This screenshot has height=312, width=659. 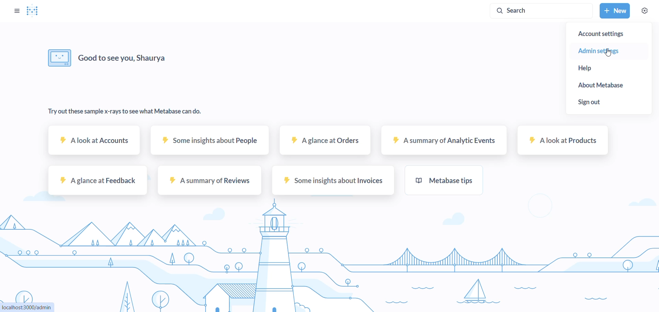 I want to click on about metabase, so click(x=607, y=87).